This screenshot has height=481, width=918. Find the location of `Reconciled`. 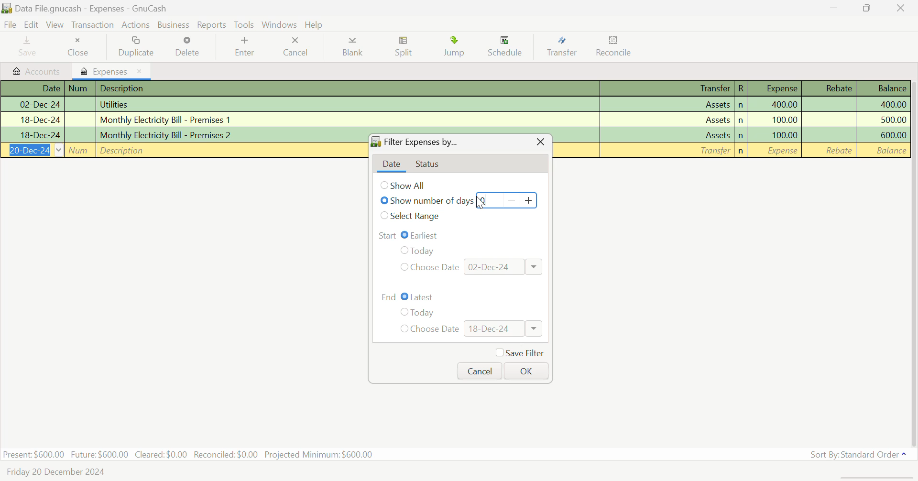

Reconciled is located at coordinates (226, 455).